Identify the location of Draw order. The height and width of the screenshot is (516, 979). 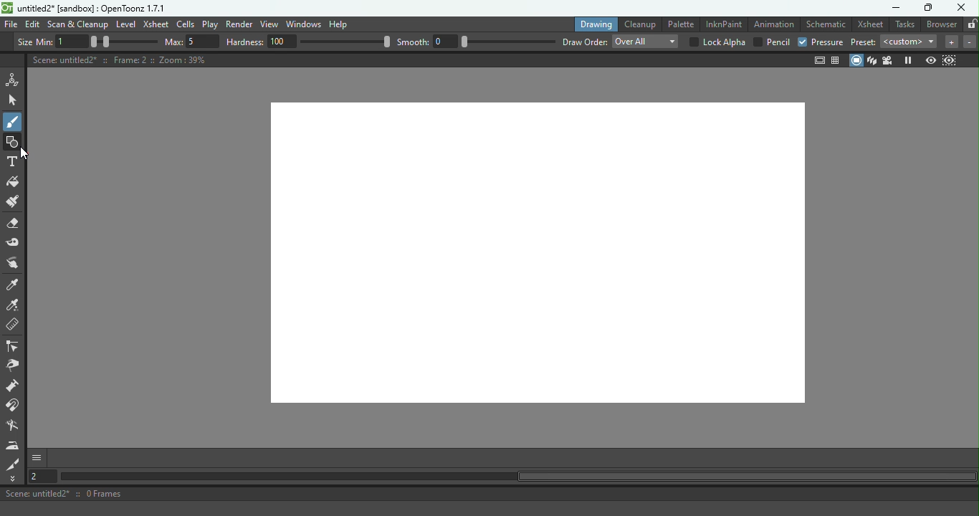
(619, 42).